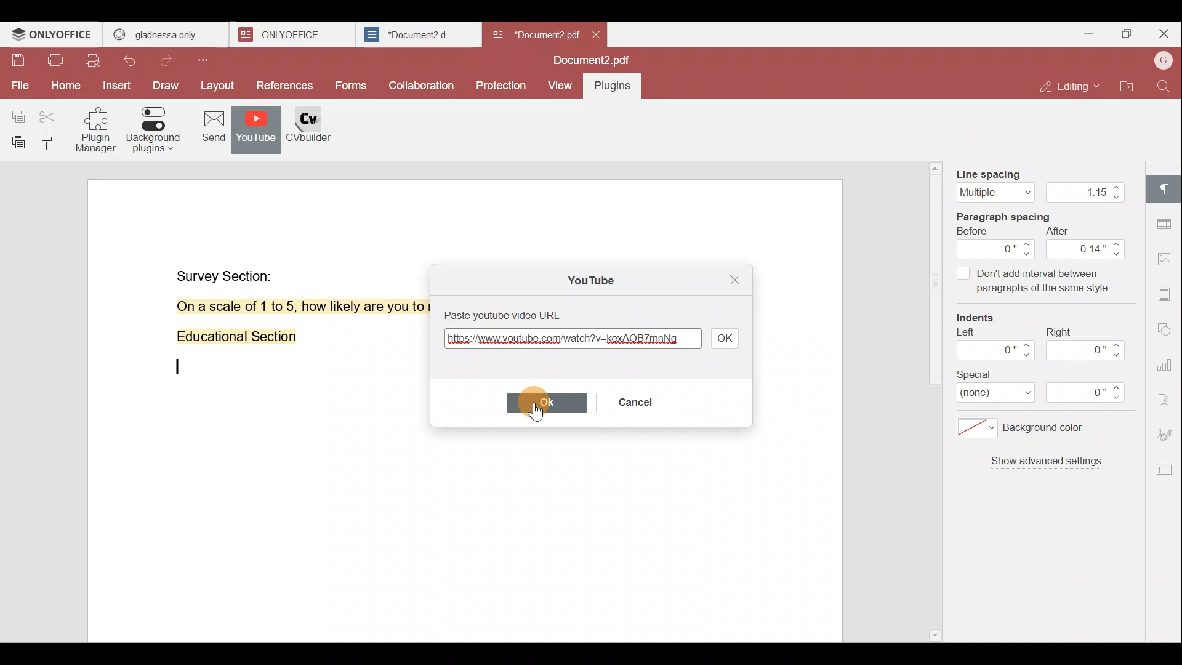  I want to click on Find, so click(1166, 86).